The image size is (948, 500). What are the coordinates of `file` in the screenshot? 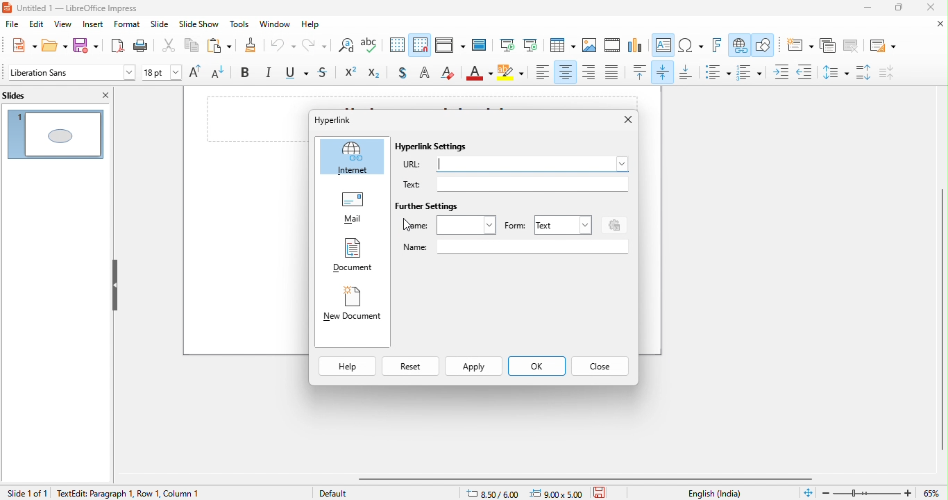 It's located at (12, 26).